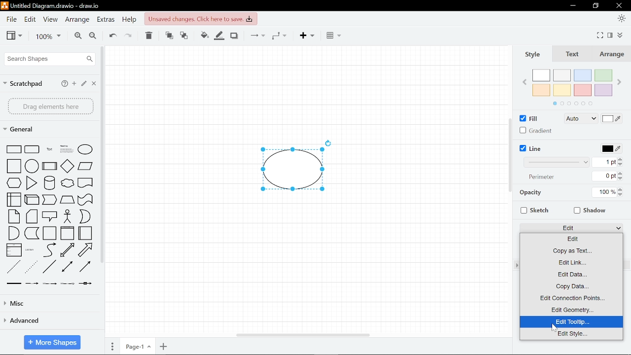 The height and width of the screenshot is (355, 631). Describe the element at coordinates (203, 36) in the screenshot. I see `Fill colour` at that location.